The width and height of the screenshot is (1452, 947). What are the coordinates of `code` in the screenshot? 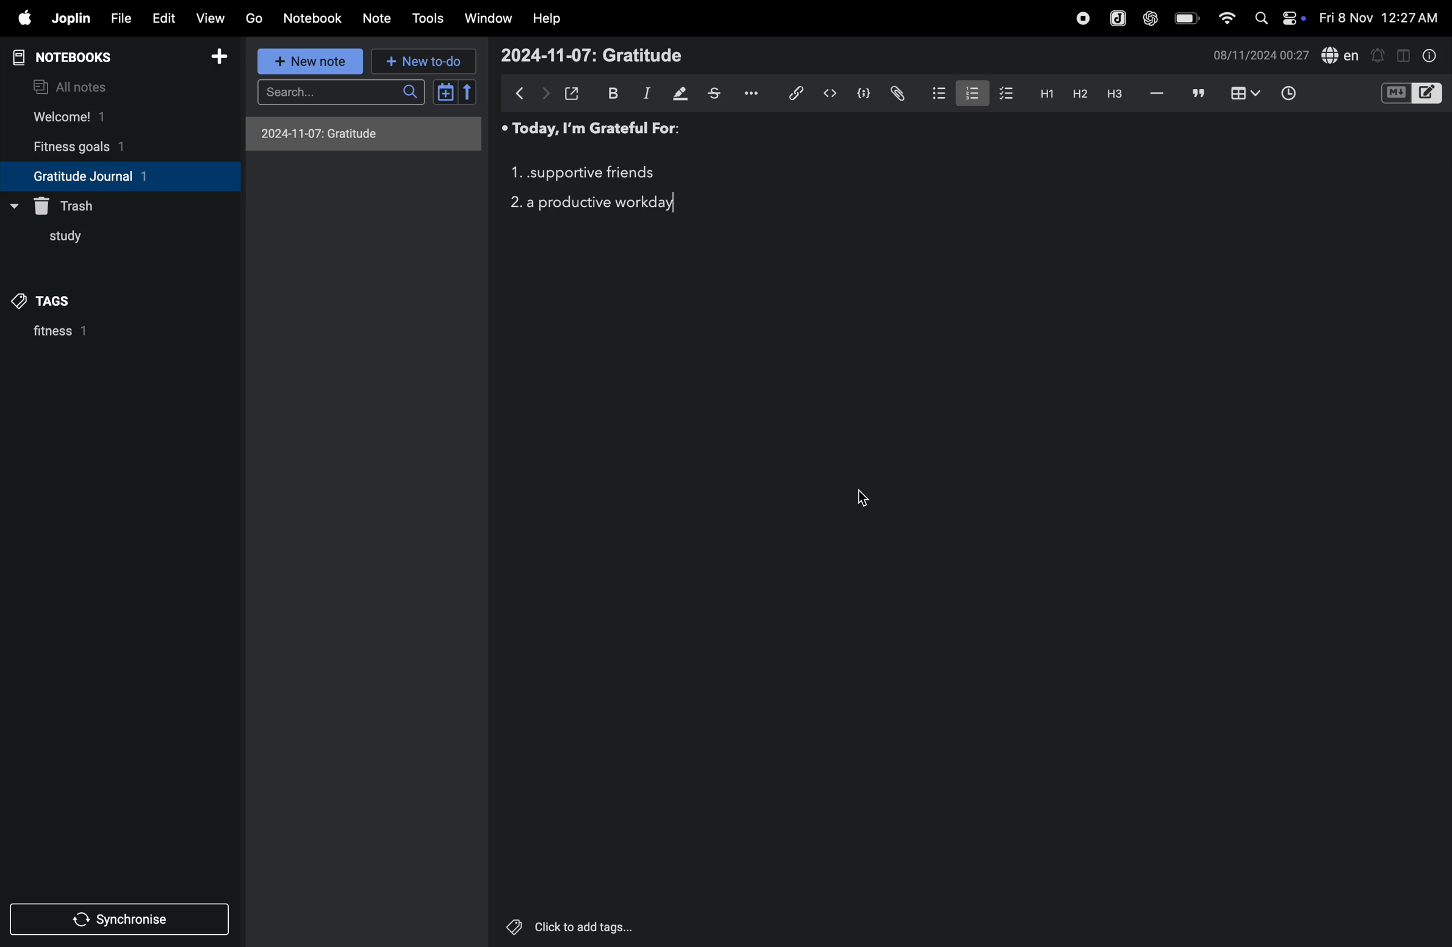 It's located at (861, 95).